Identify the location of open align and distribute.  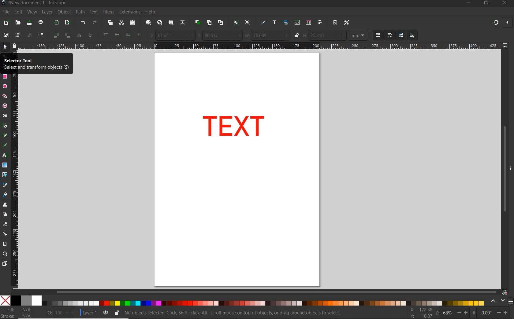
(320, 23).